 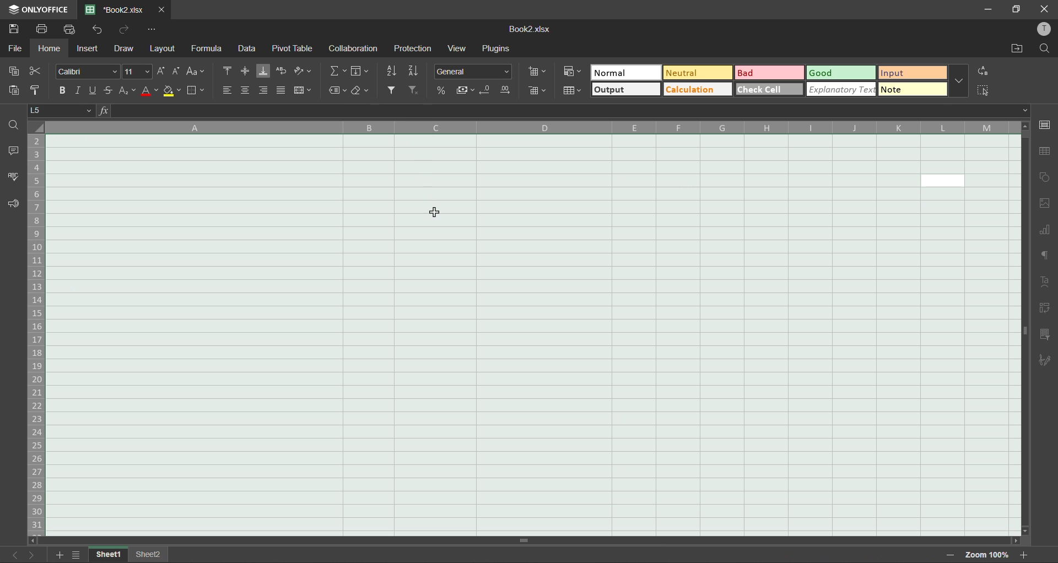 I want to click on normal, so click(x=625, y=72).